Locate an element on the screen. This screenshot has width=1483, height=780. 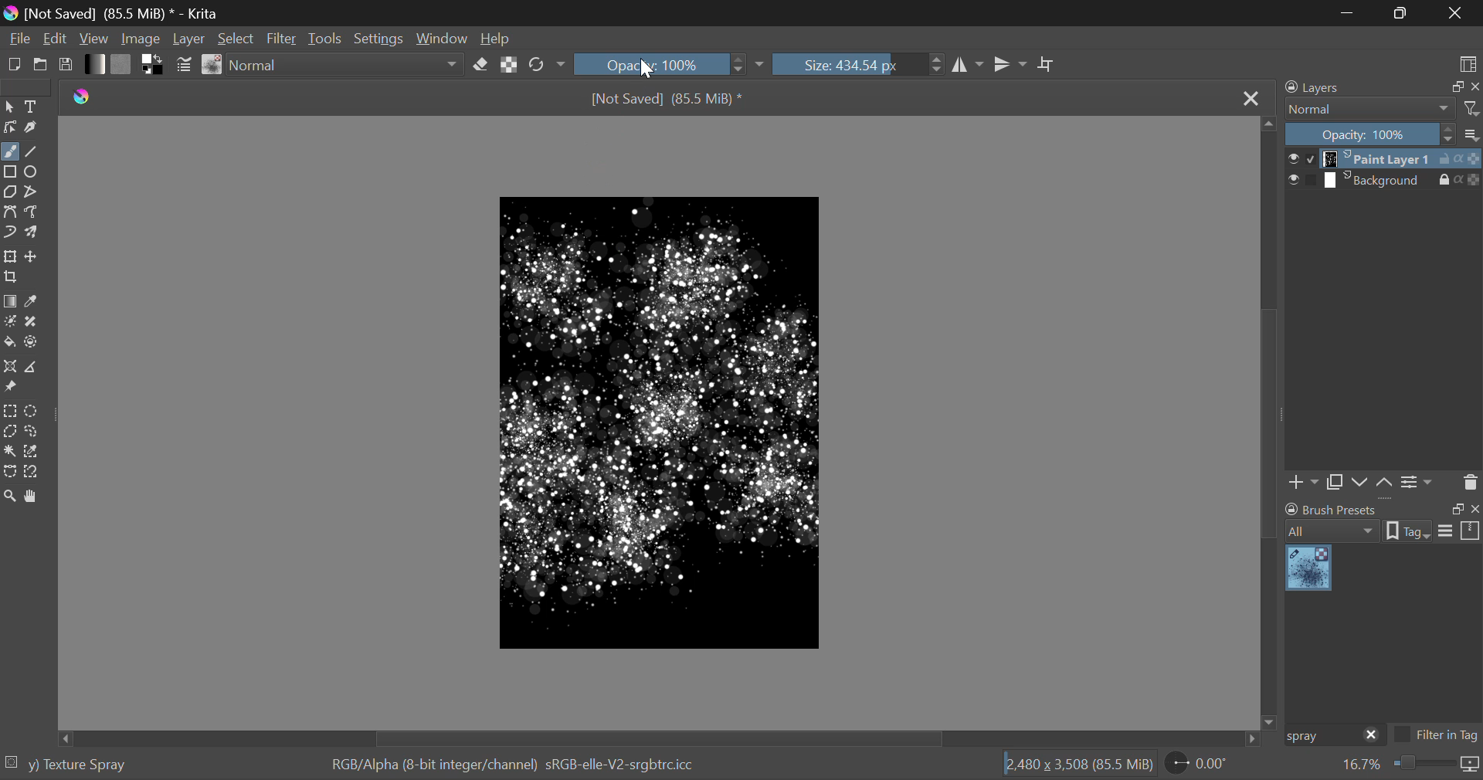
y) Texture Spray is located at coordinates (77, 765).